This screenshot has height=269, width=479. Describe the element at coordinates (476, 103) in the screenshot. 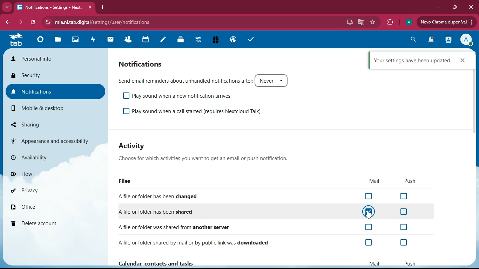

I see `scrollbar` at that location.